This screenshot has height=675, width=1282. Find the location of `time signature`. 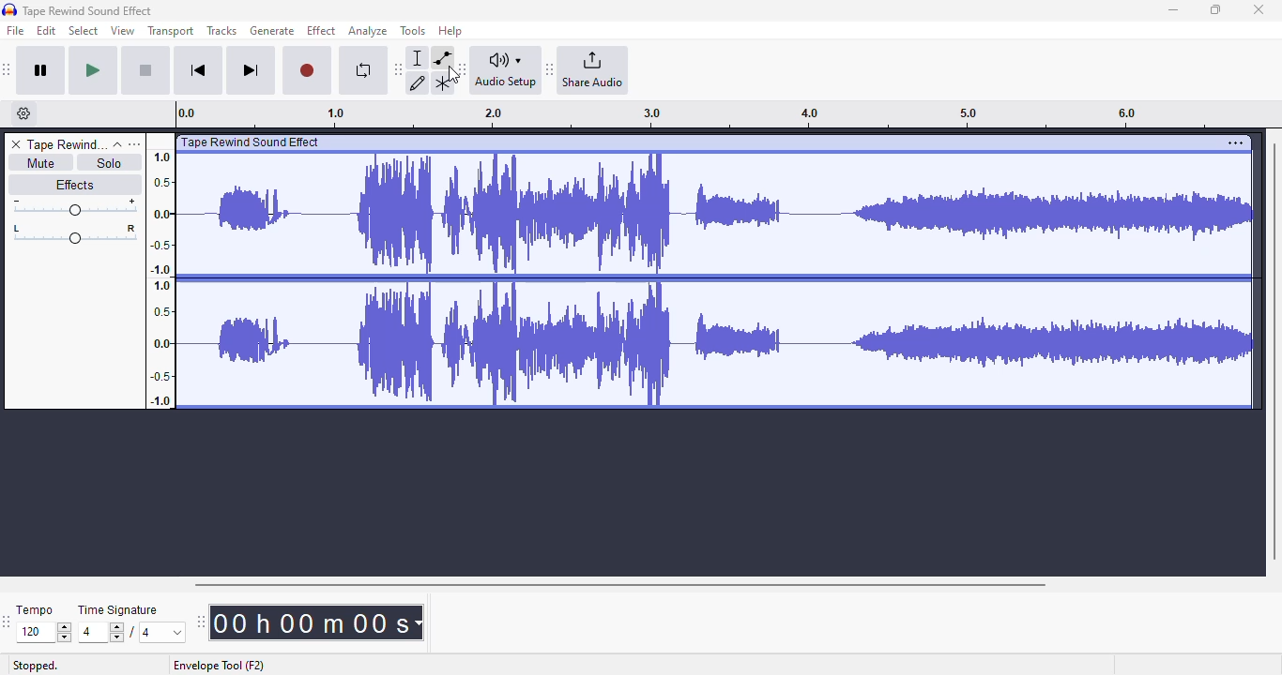

time signature is located at coordinates (118, 610).